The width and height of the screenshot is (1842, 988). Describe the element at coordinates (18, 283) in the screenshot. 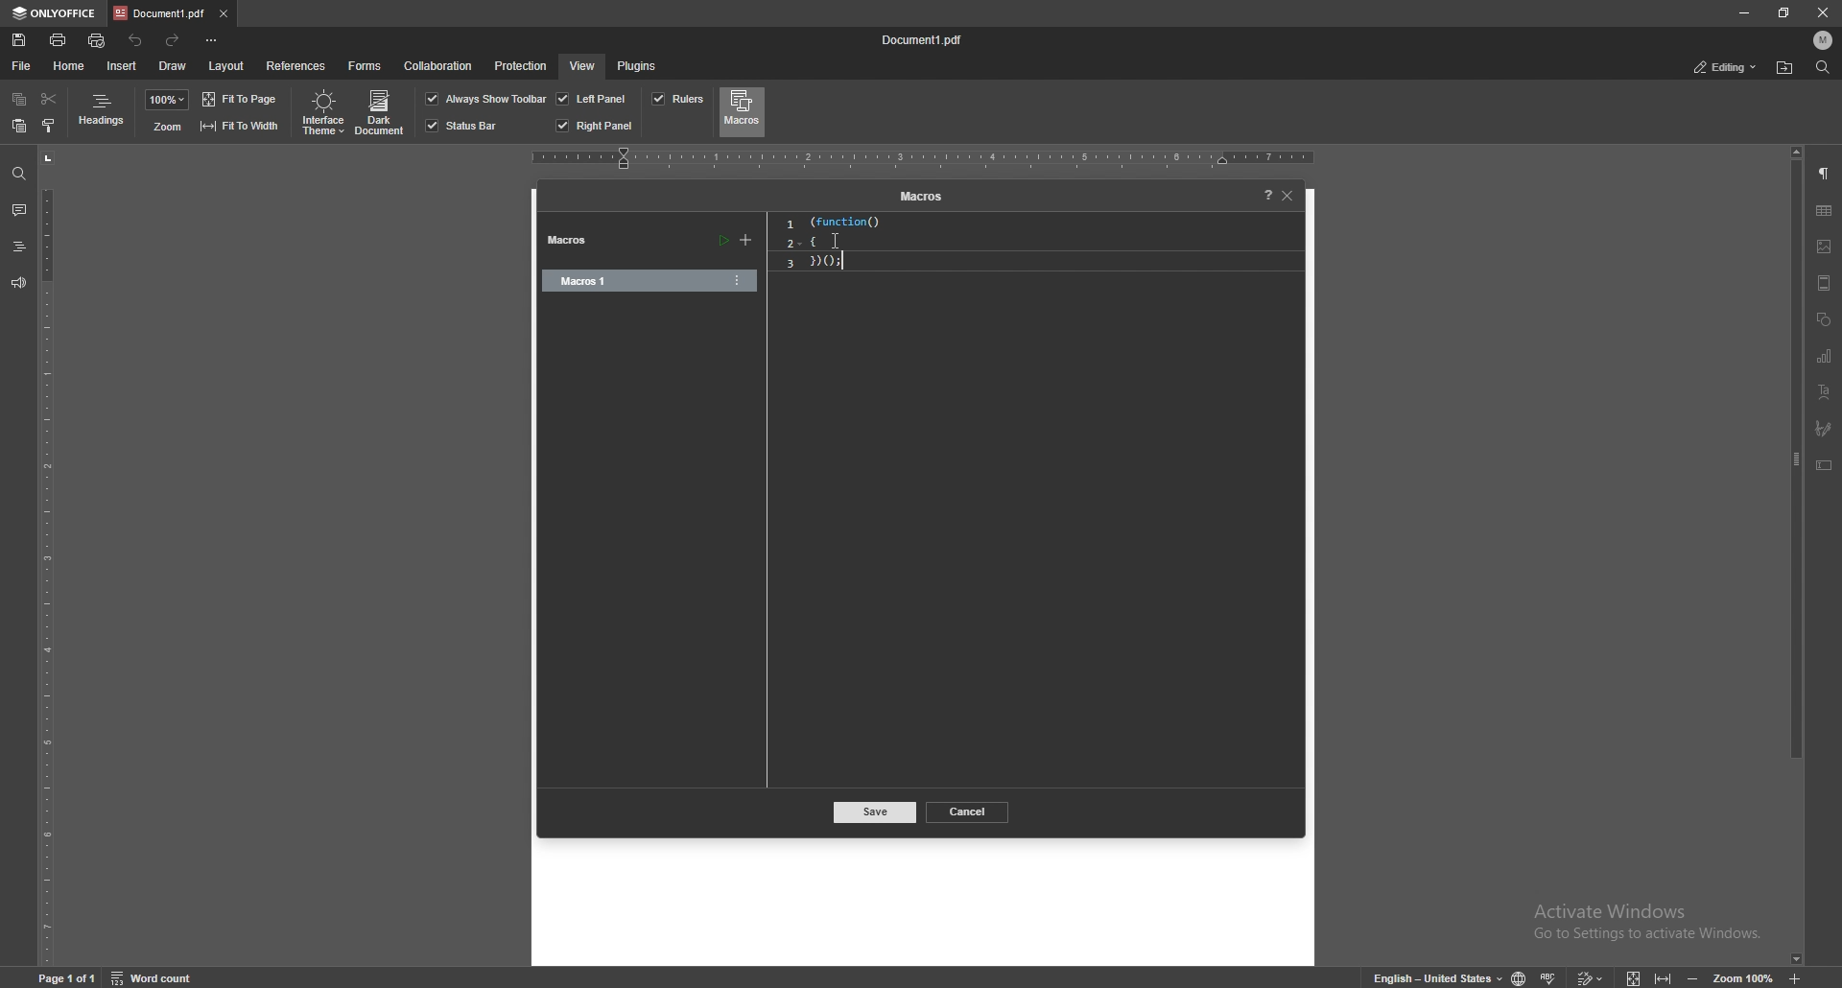

I see `feedback` at that location.